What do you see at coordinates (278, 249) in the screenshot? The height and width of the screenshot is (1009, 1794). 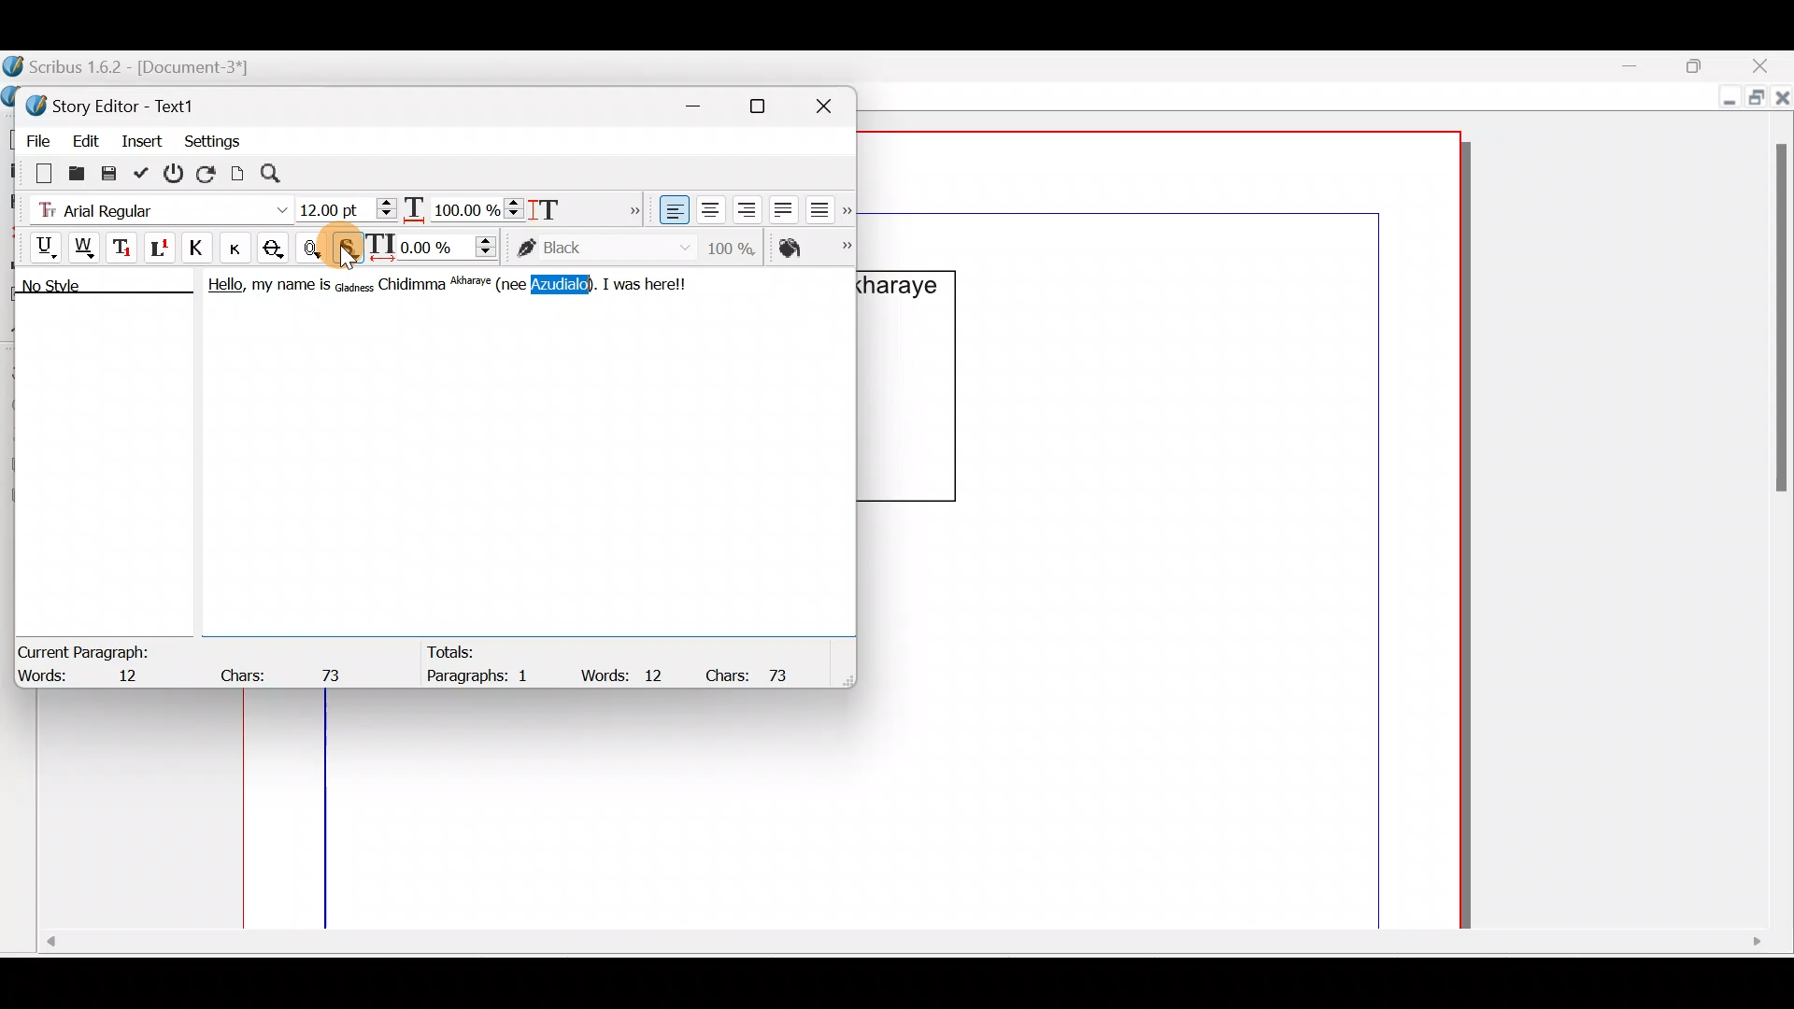 I see `Strike out` at bounding box center [278, 249].